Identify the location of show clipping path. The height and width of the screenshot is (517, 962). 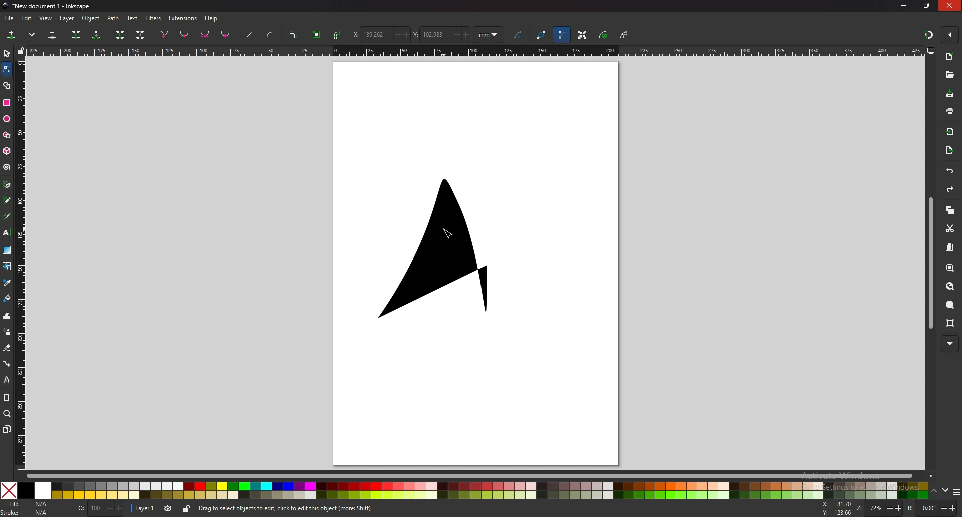
(624, 35).